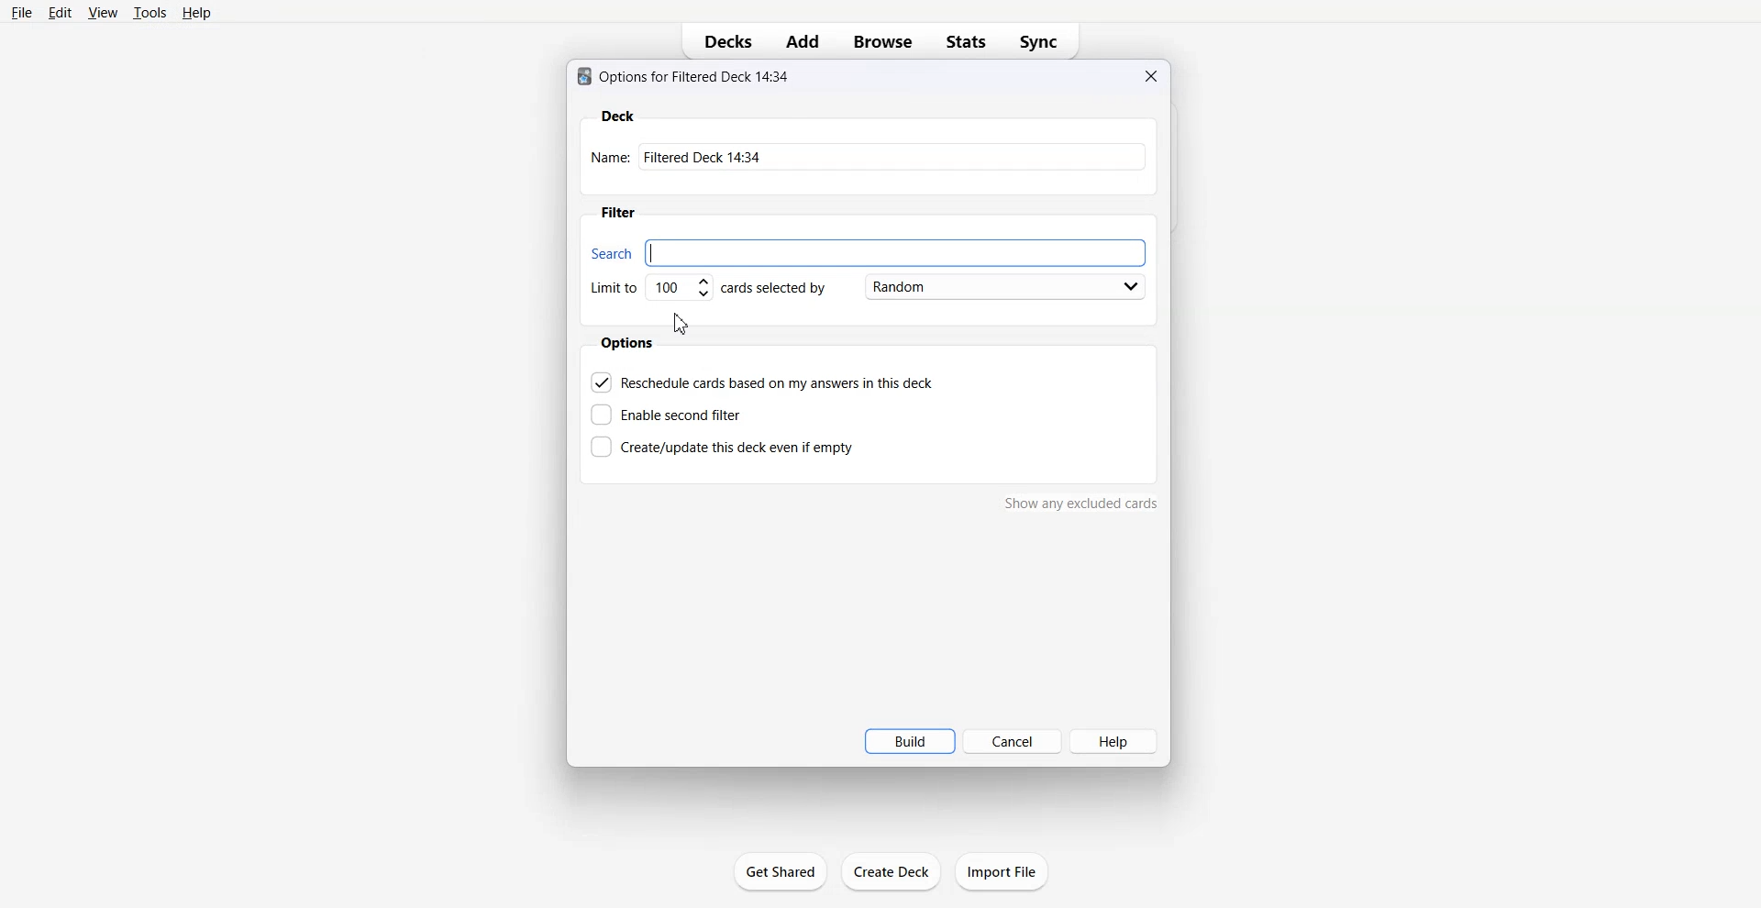 The width and height of the screenshot is (1761, 908). Describe the element at coordinates (722, 446) in the screenshot. I see `update this deck even if empty` at that location.